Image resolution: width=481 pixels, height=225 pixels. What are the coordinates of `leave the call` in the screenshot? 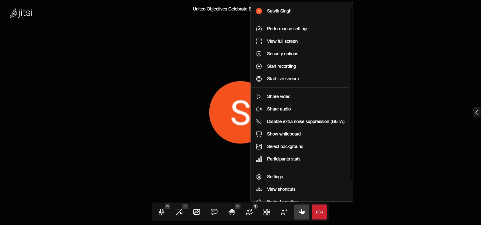 It's located at (320, 212).